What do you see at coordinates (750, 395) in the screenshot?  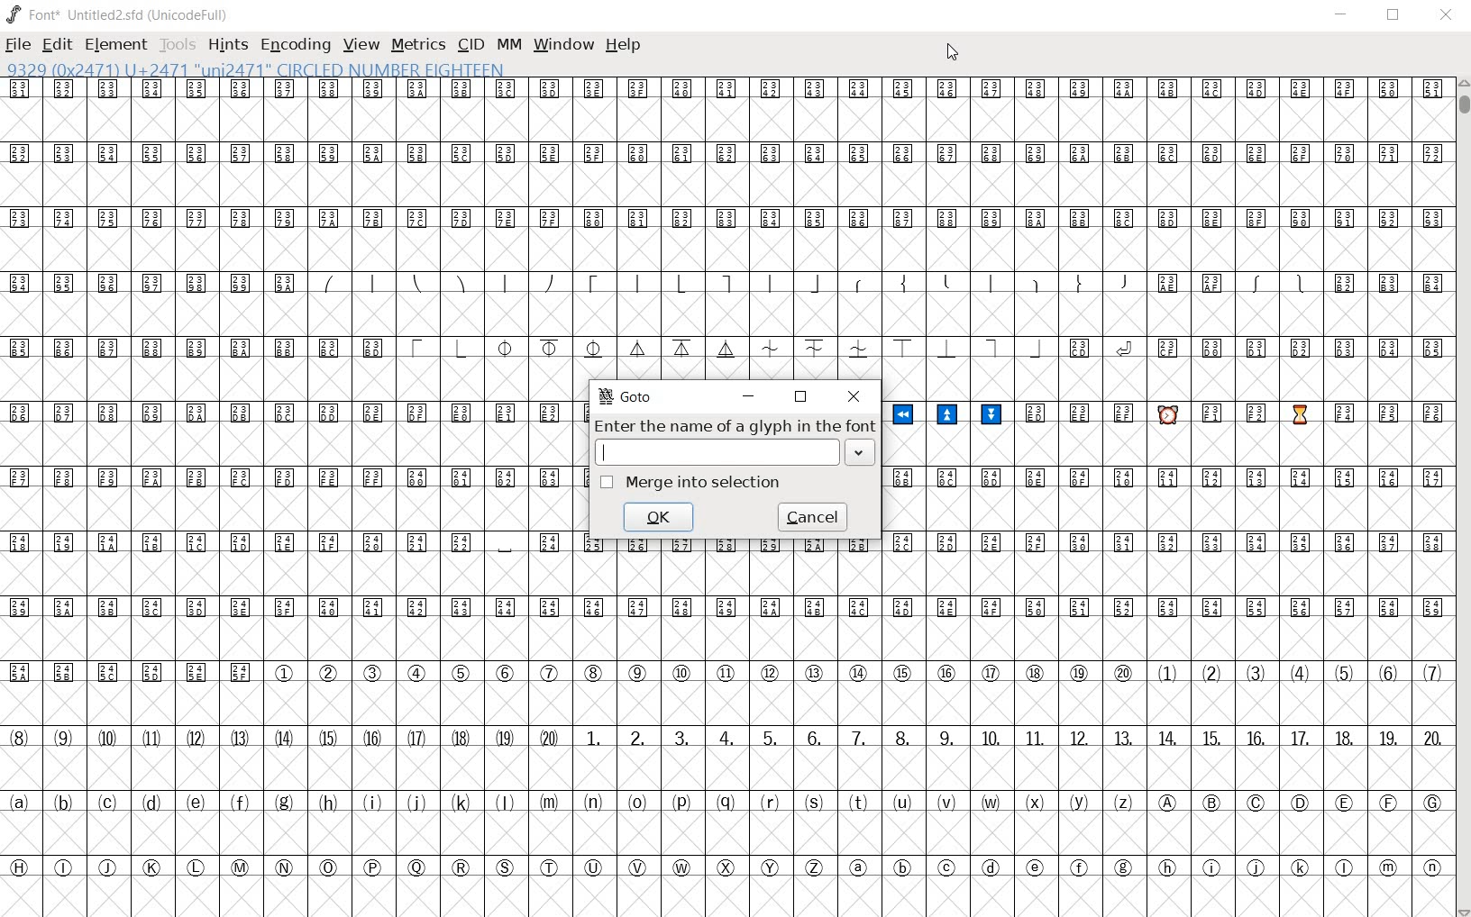 I see `minimize` at bounding box center [750, 395].